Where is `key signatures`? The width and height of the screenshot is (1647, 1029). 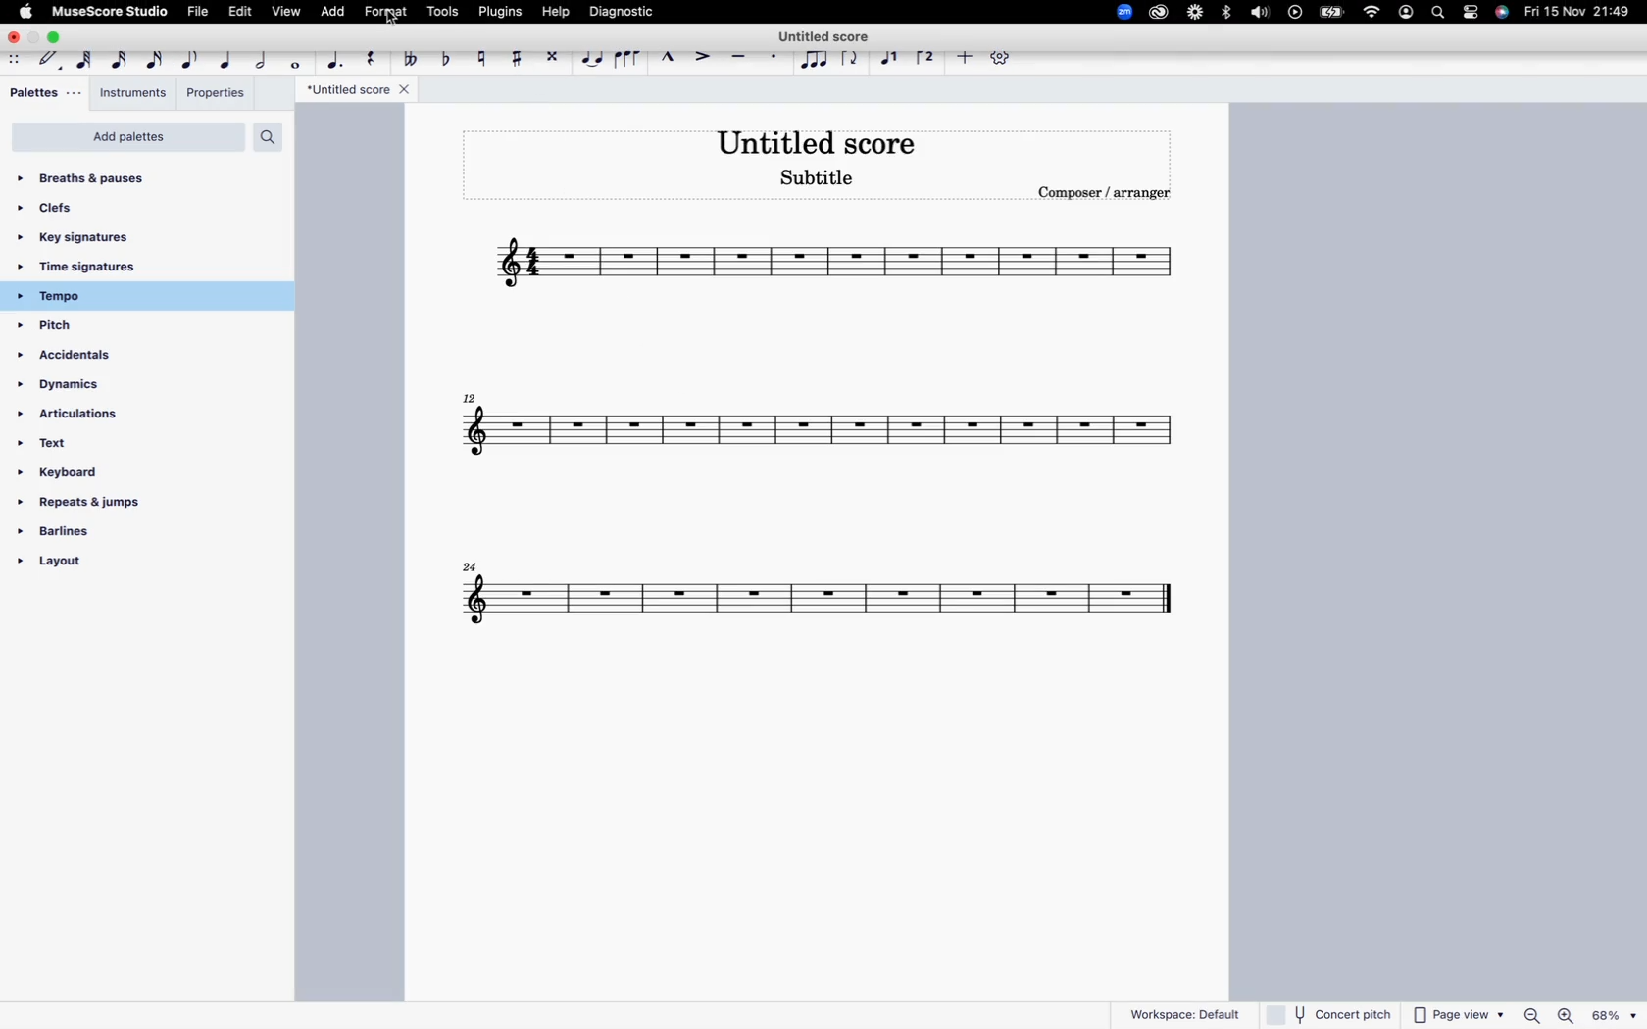
key signatures is located at coordinates (91, 237).